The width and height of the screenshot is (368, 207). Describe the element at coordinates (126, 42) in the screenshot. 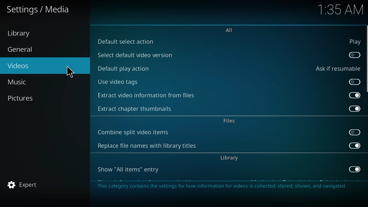

I see `default select action` at that location.